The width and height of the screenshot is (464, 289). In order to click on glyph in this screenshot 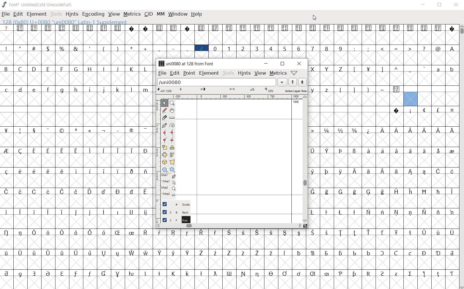, I will do `click(146, 29)`.